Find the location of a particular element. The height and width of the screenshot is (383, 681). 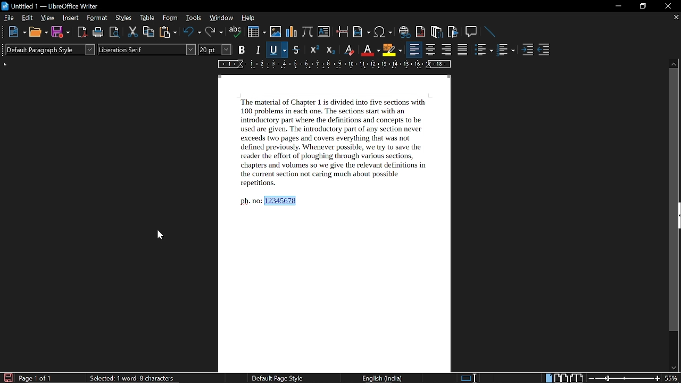

12345678 is located at coordinates (281, 201).